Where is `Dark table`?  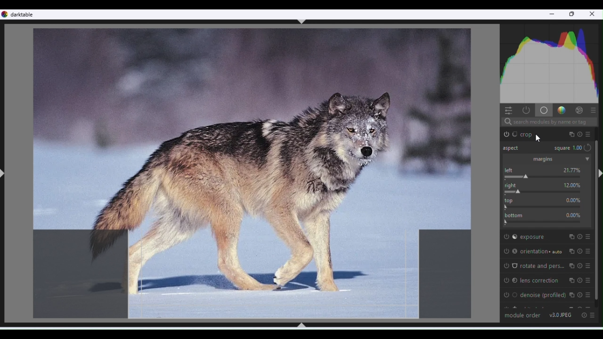 Dark table is located at coordinates (24, 14).